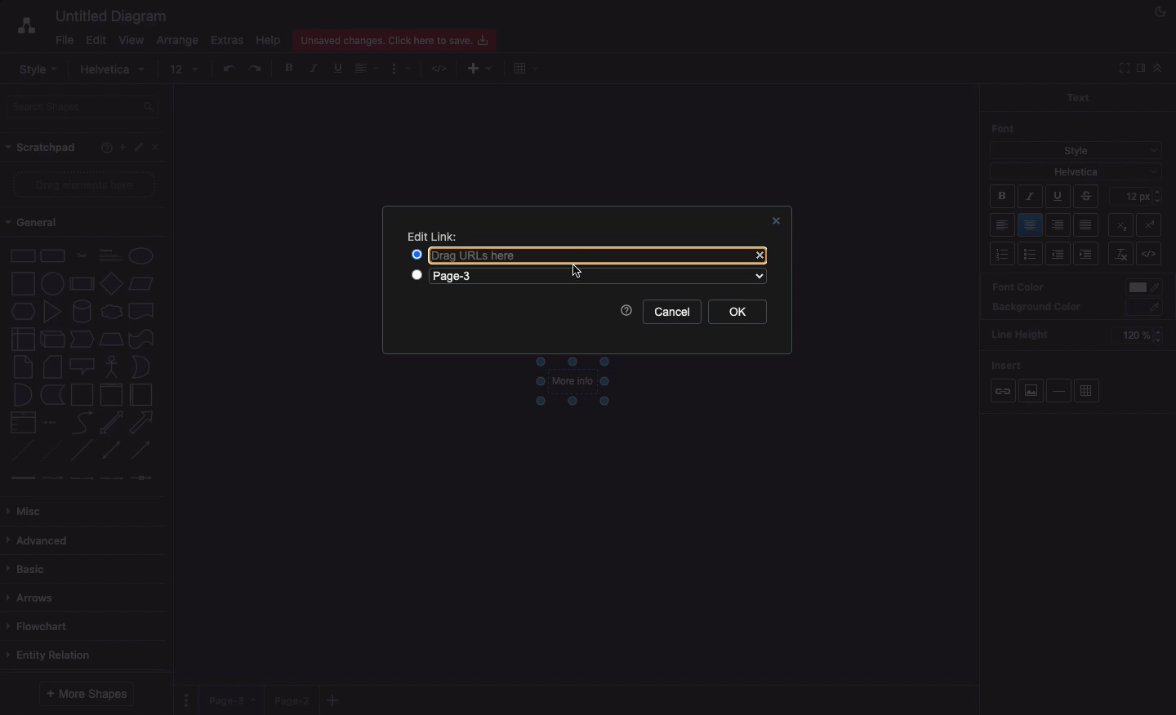 The height and width of the screenshot is (715, 1176). I want to click on circle, so click(52, 283).